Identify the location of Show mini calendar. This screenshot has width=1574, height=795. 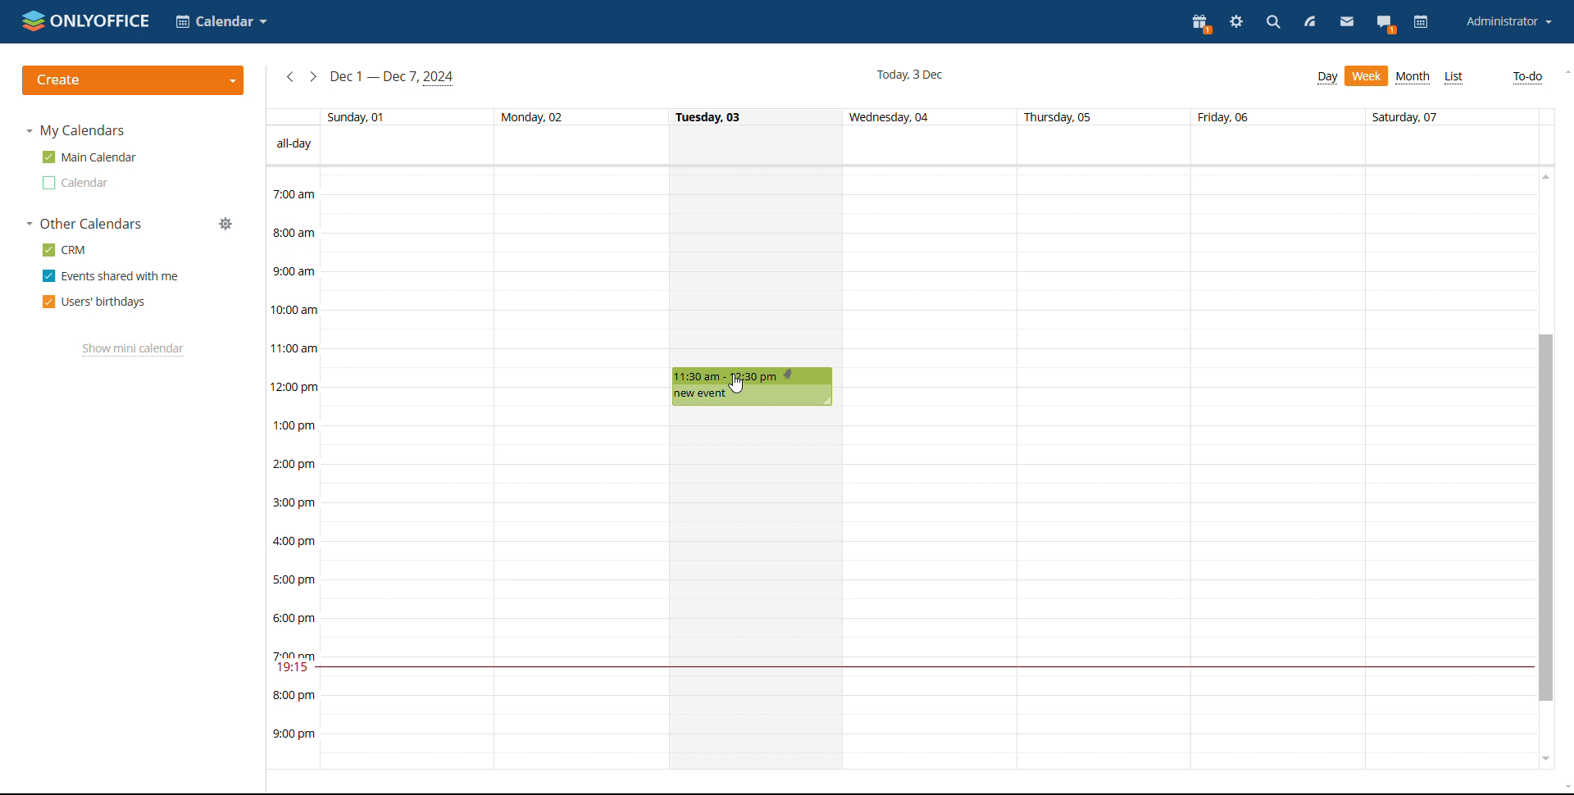
(131, 350).